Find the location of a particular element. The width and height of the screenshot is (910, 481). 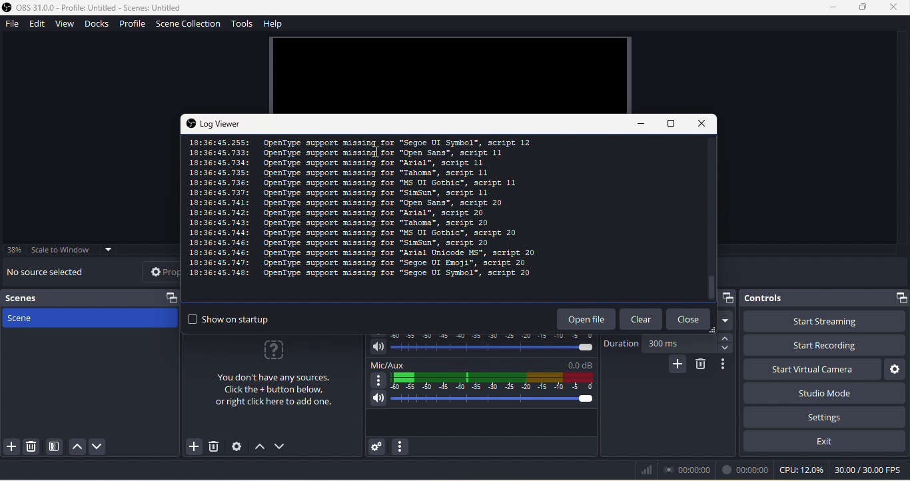

no source selected is located at coordinates (55, 273).